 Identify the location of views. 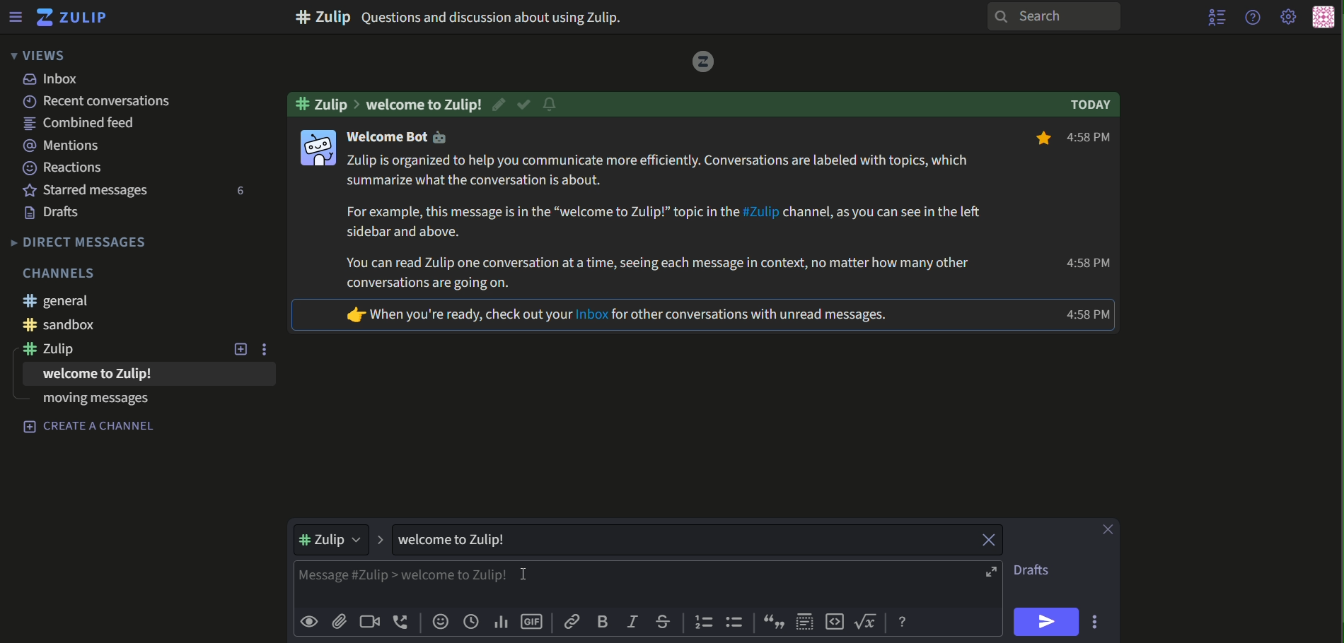
(36, 55).